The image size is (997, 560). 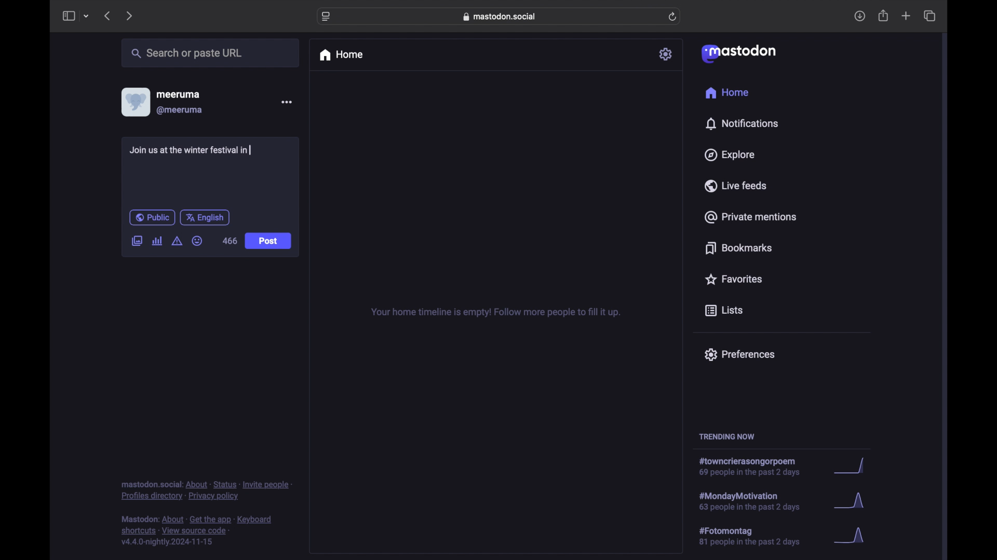 What do you see at coordinates (738, 248) in the screenshot?
I see `bookmarks` at bounding box center [738, 248].